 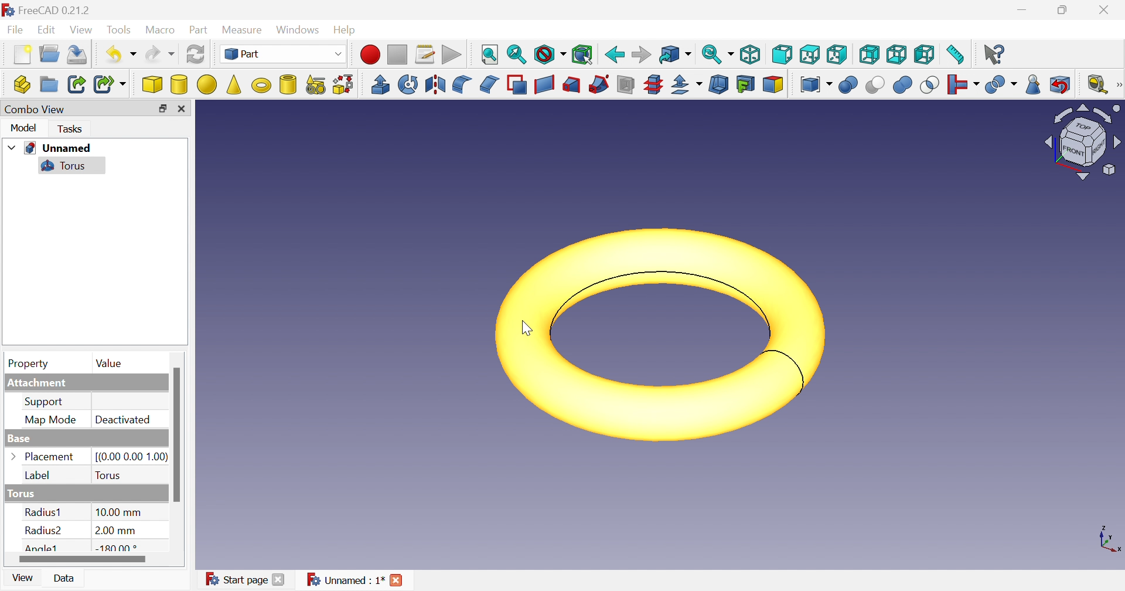 I want to click on Restore down, so click(x=1063, y=11).